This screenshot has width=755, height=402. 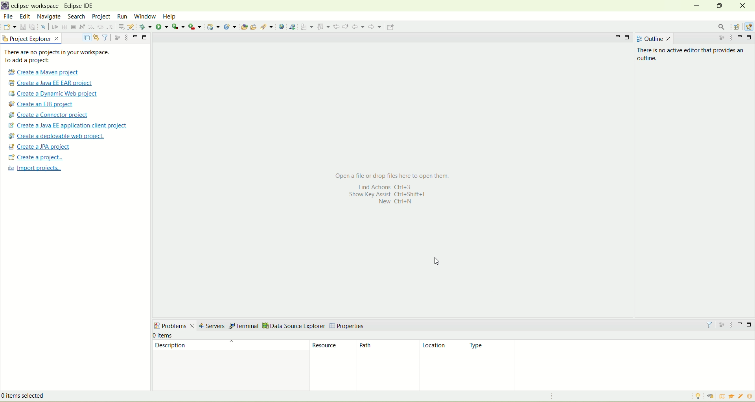 I want to click on use step filter, so click(x=164, y=27).